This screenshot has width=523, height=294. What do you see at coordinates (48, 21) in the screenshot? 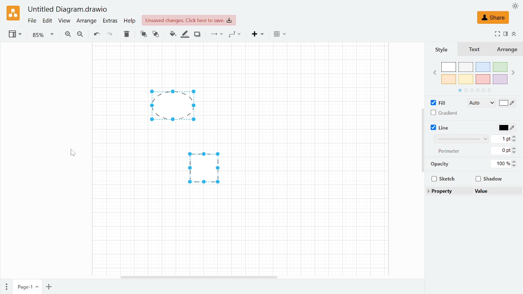
I see `Edit` at bounding box center [48, 21].